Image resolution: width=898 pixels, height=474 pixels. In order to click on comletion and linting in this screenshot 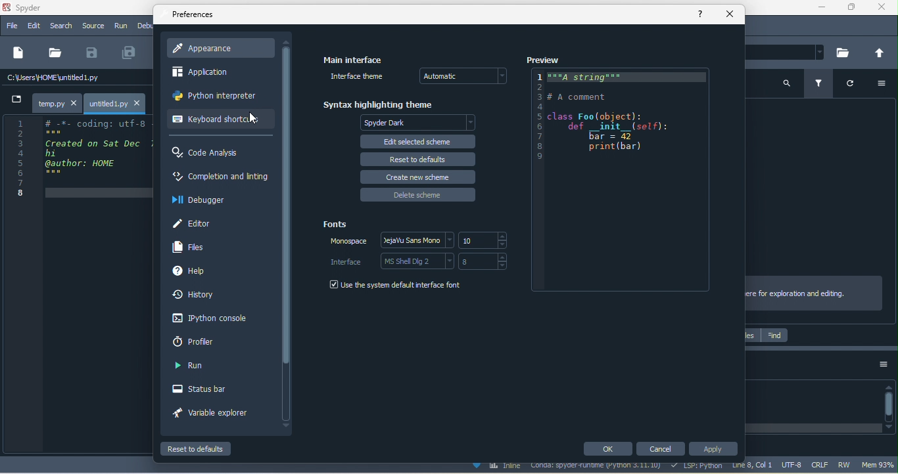, I will do `click(220, 178)`.